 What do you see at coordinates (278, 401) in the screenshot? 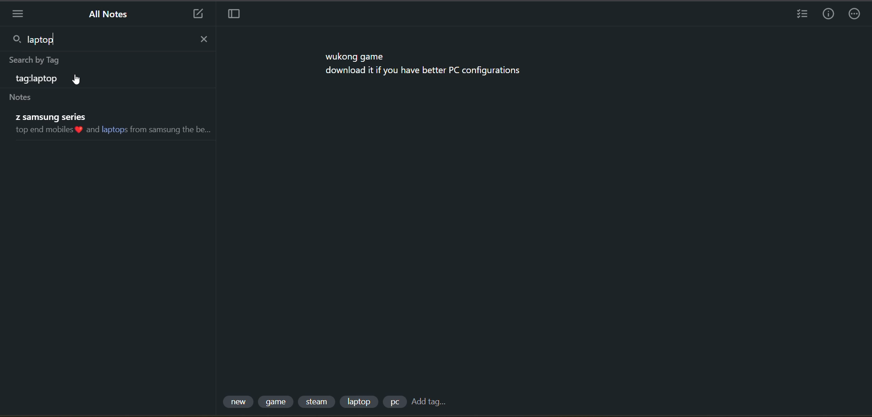
I see `tag 2` at bounding box center [278, 401].